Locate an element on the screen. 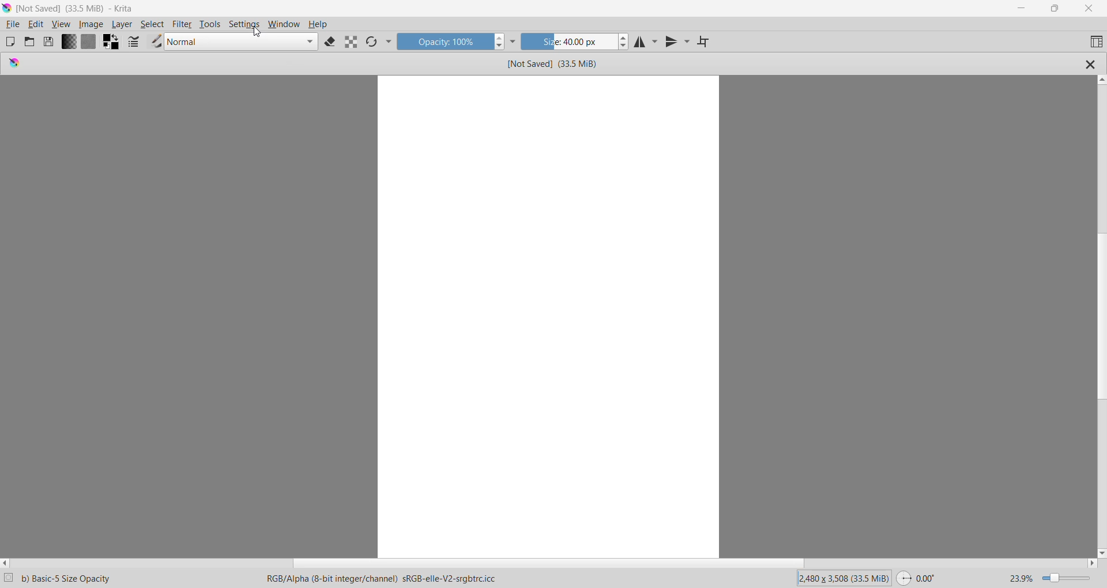 This screenshot has height=588, width=1107. Reload Original Preset is located at coordinates (372, 41).